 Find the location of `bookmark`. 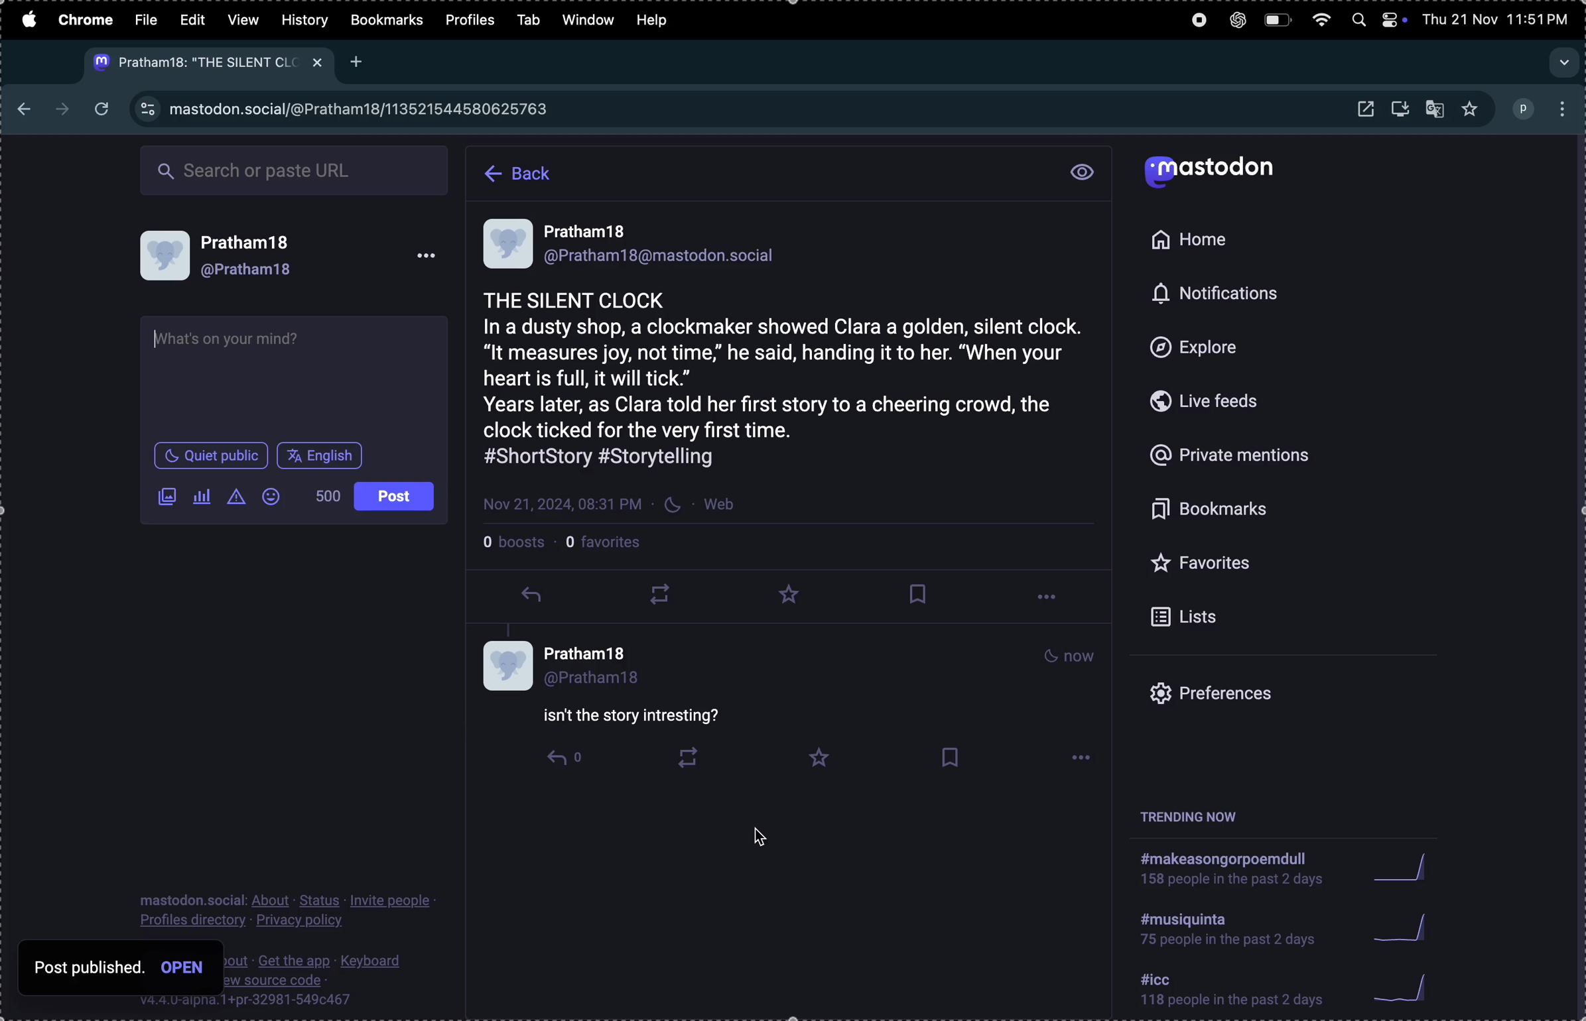

bookmark is located at coordinates (1252, 510).